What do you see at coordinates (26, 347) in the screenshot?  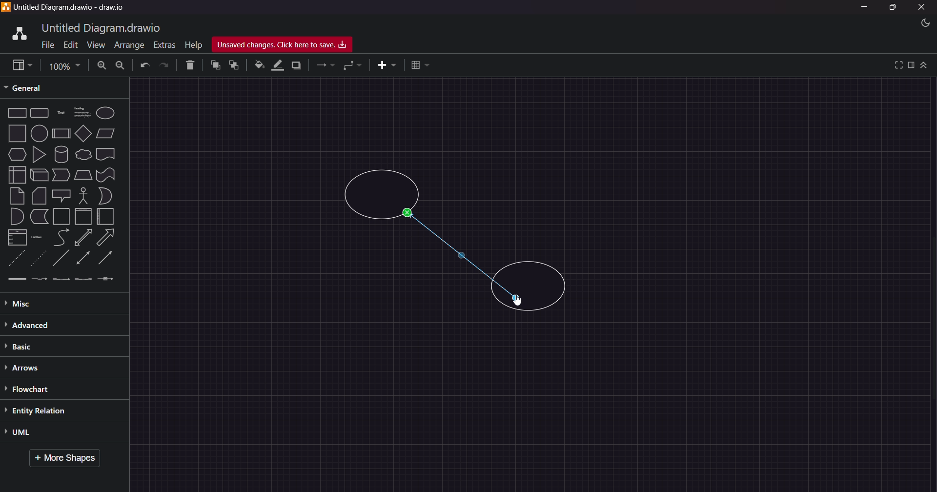 I see `Basic` at bounding box center [26, 347].